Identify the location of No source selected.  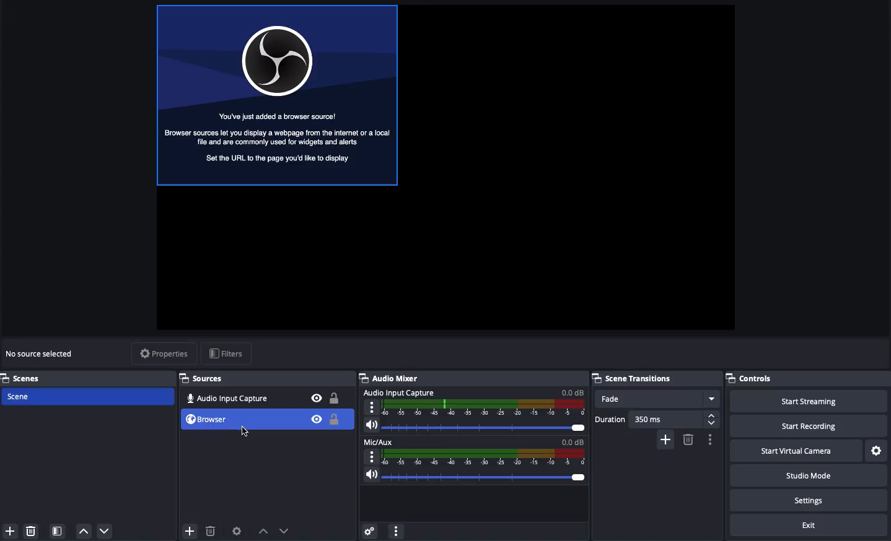
(40, 353).